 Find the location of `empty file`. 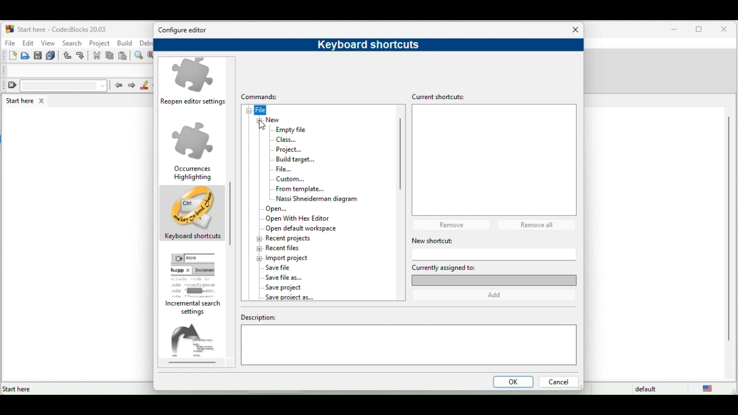

empty file is located at coordinates (289, 129).